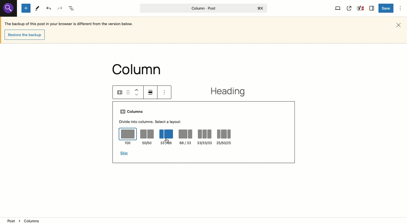  What do you see at coordinates (128, 92) in the screenshot?
I see `Drag` at bounding box center [128, 92].